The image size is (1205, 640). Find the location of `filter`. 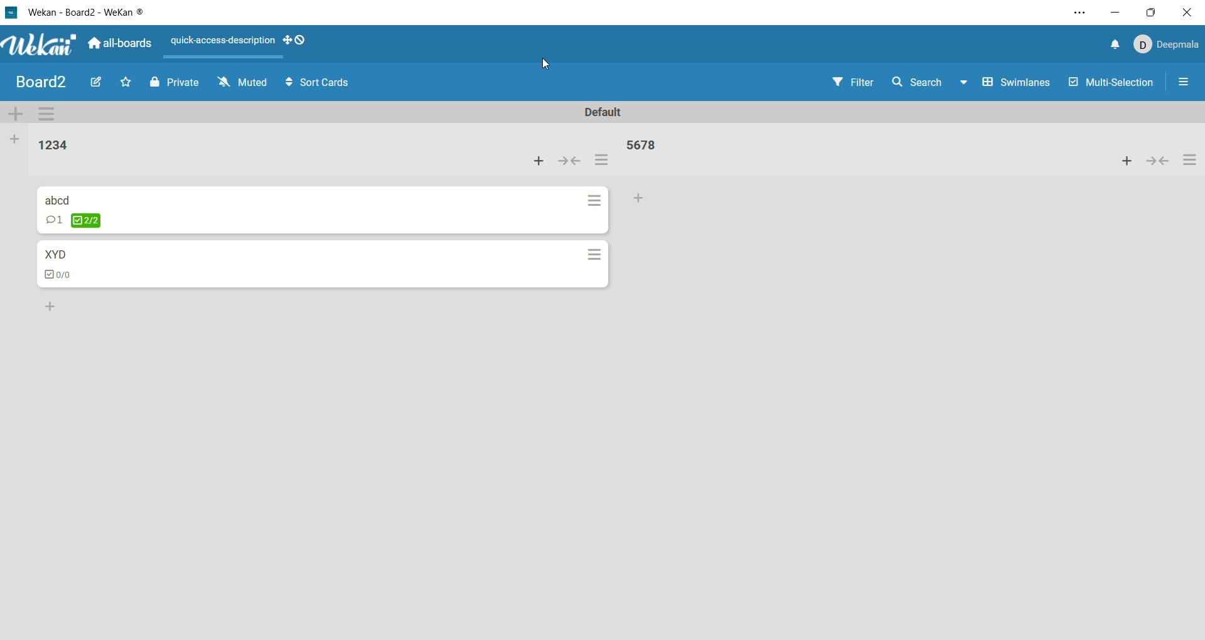

filter is located at coordinates (857, 82).